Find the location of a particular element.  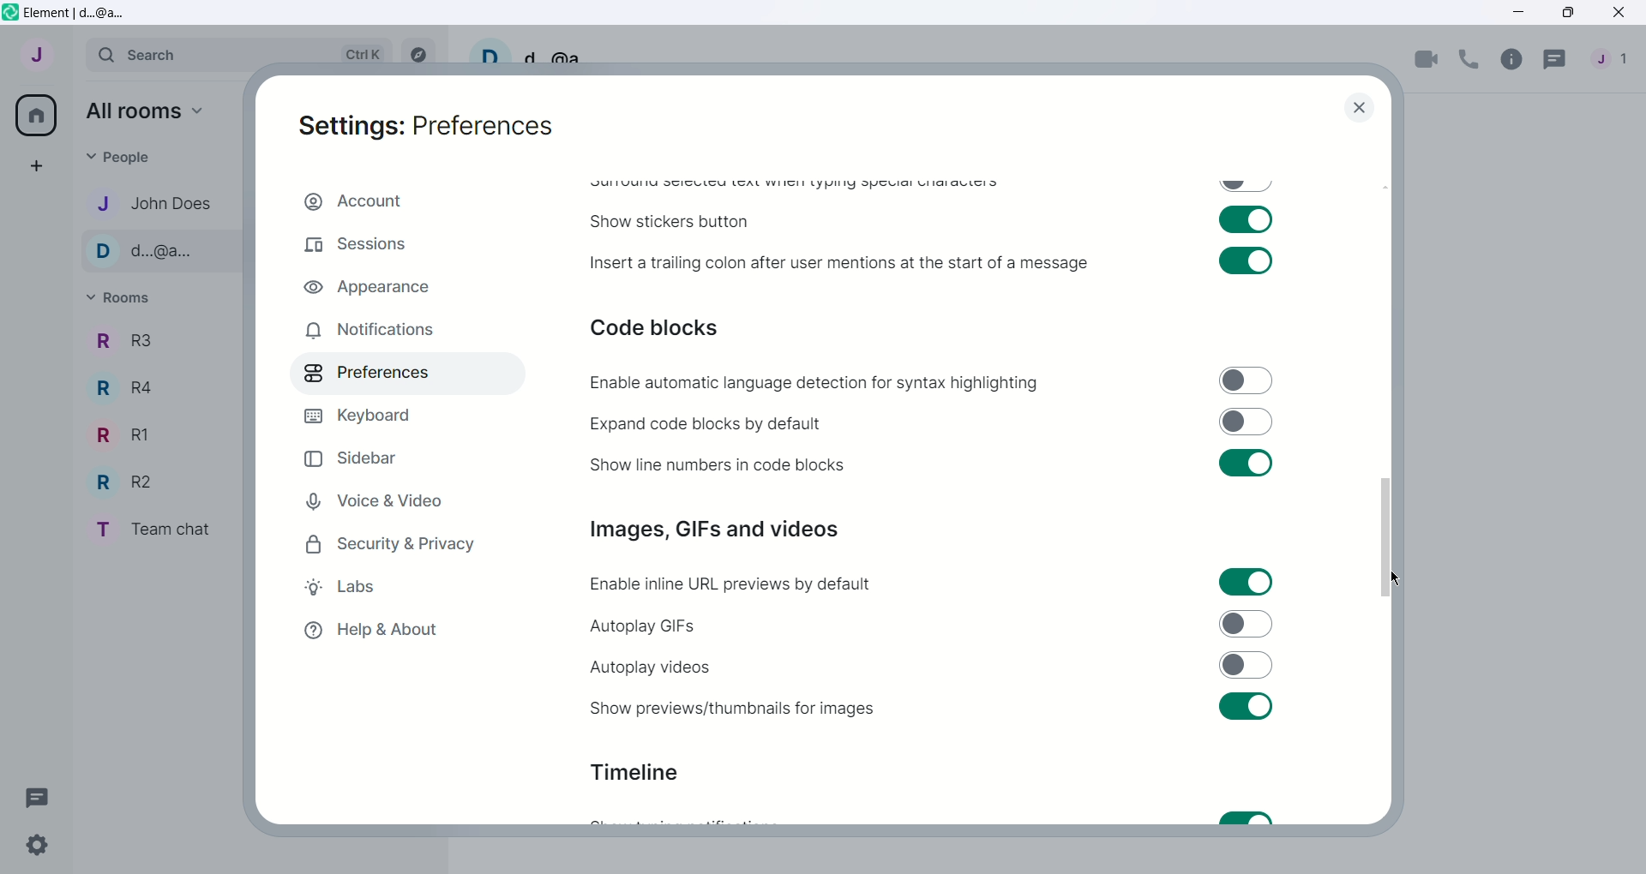

Images, GIFs and videos is located at coordinates (713, 530).